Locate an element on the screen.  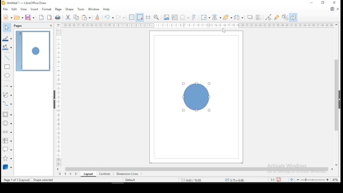
simple shapes is located at coordinates (8, 114).